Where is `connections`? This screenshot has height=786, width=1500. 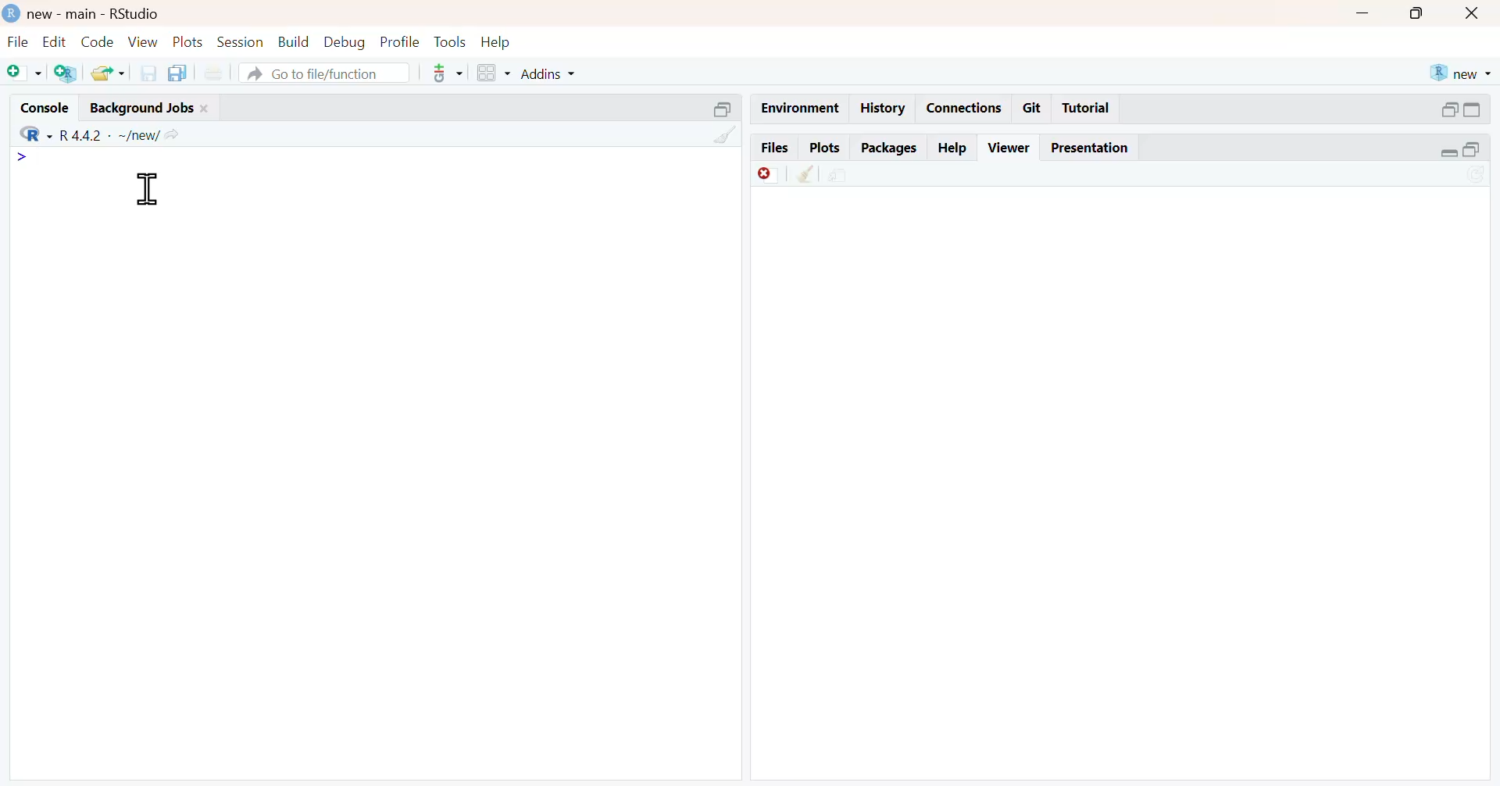 connections is located at coordinates (963, 108).